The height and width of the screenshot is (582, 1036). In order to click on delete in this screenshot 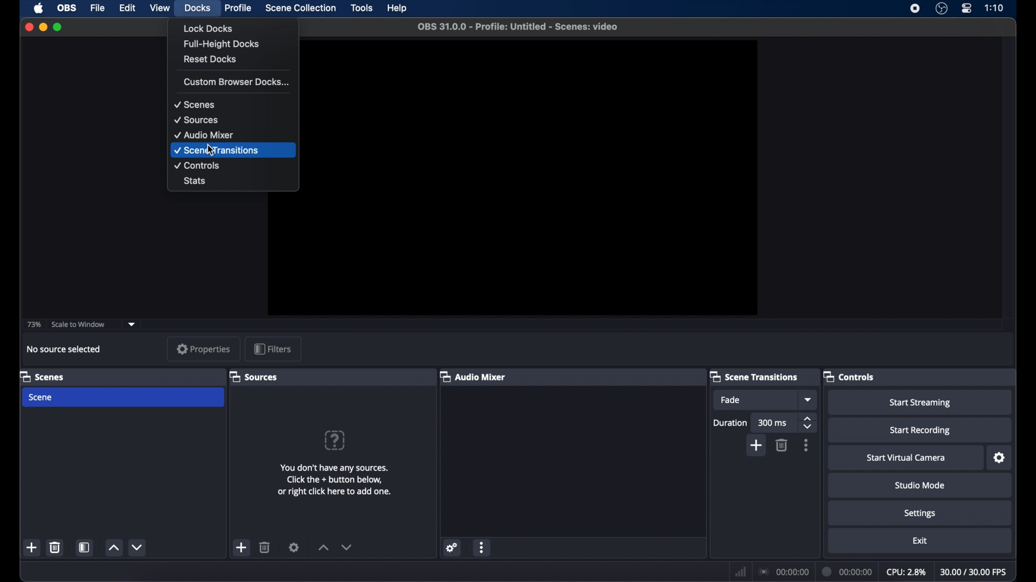, I will do `click(781, 445)`.